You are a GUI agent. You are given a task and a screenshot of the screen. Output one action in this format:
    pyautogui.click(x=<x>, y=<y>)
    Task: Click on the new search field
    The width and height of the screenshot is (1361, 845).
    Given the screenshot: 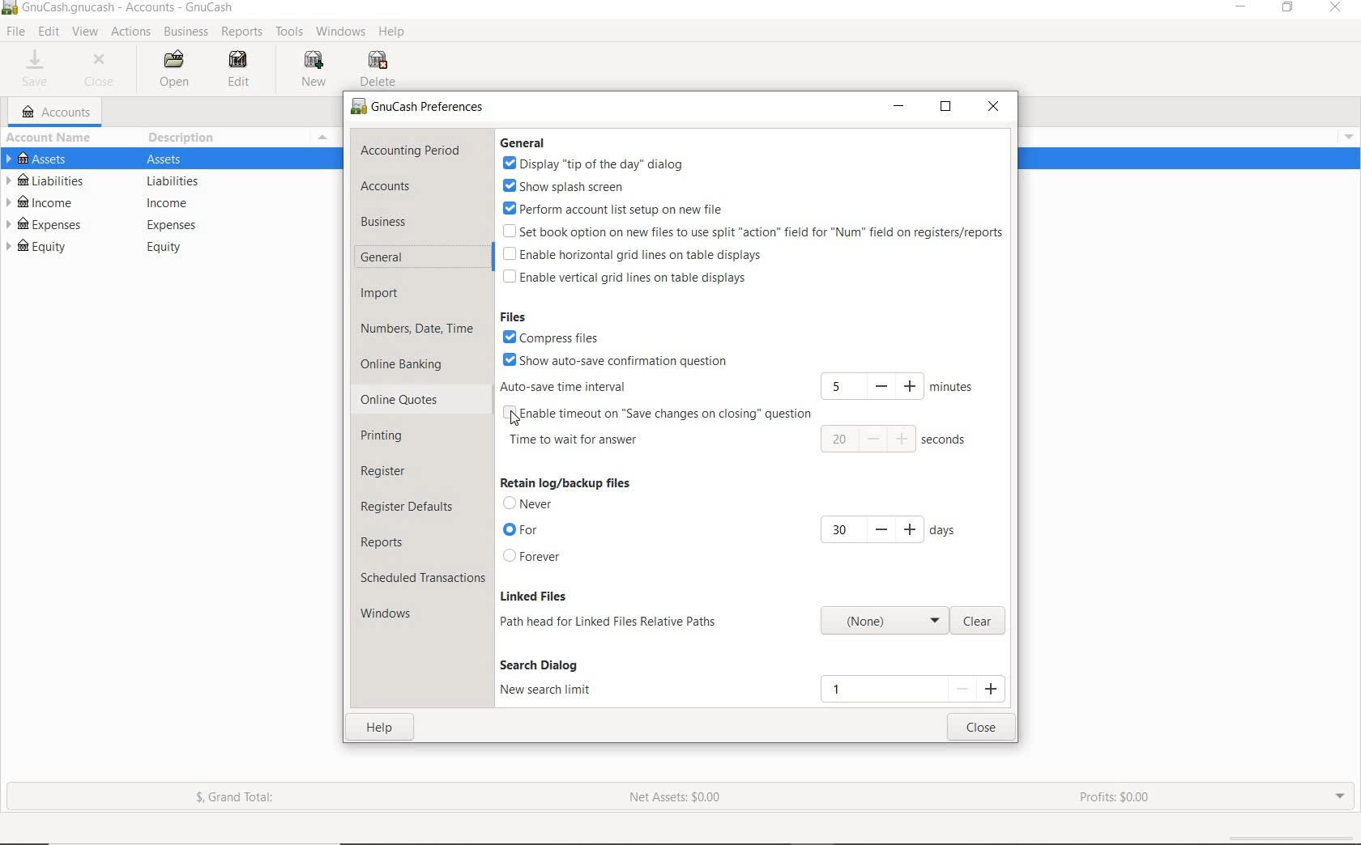 What is the action you would take?
    pyautogui.click(x=913, y=688)
    